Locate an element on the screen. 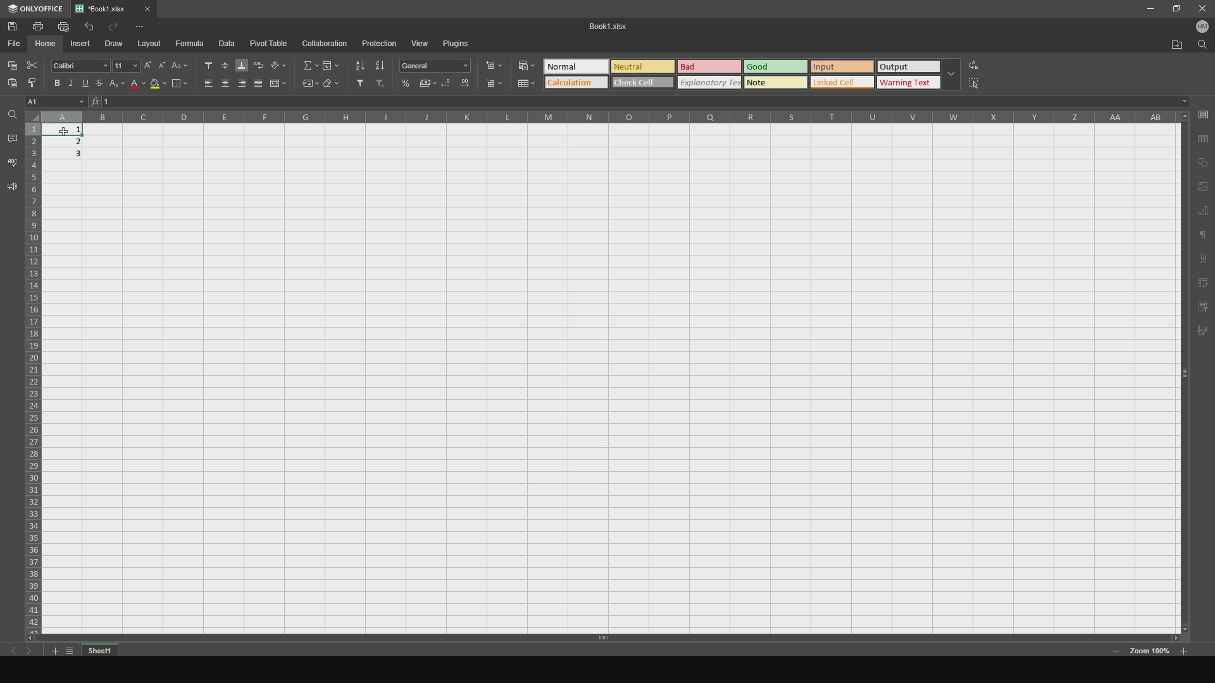  named ranges is located at coordinates (306, 84).